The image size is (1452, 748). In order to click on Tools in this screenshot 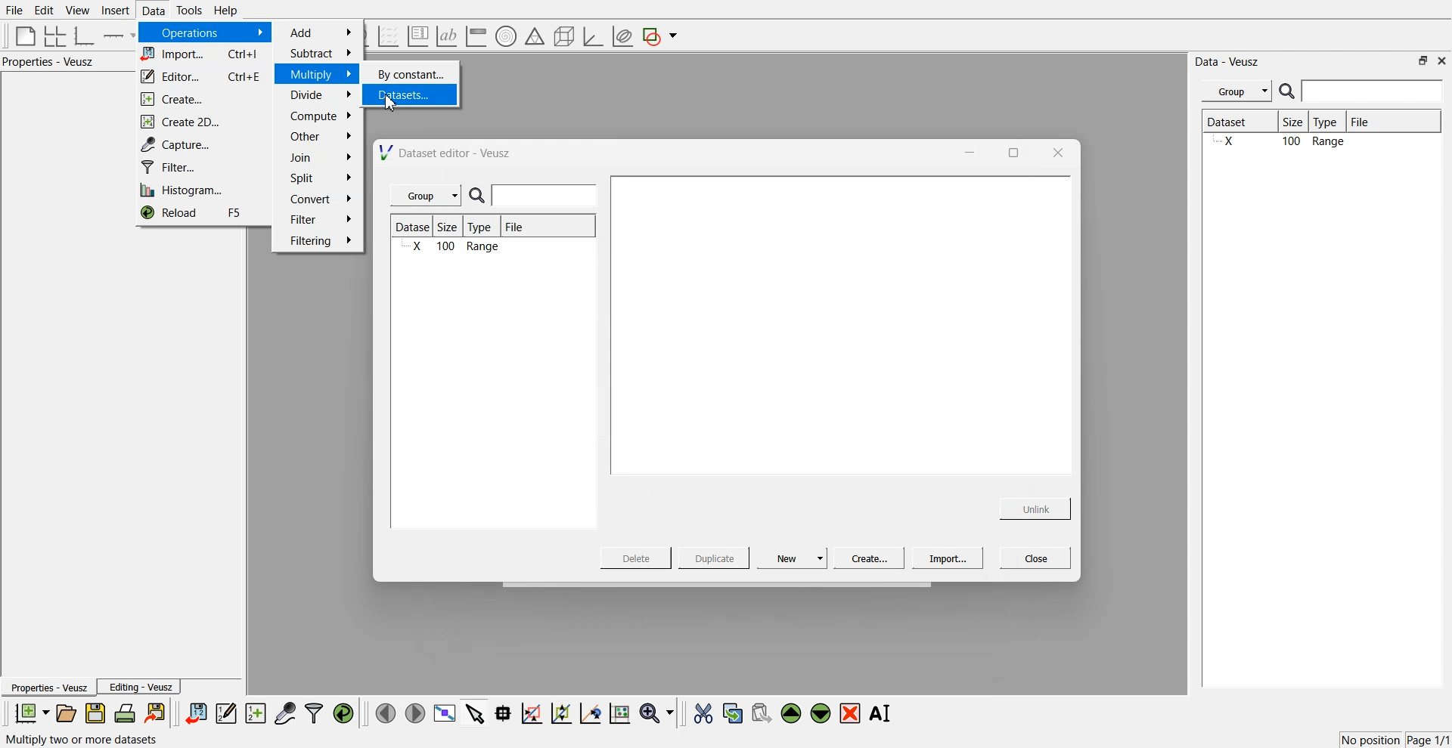, I will do `click(188, 10)`.